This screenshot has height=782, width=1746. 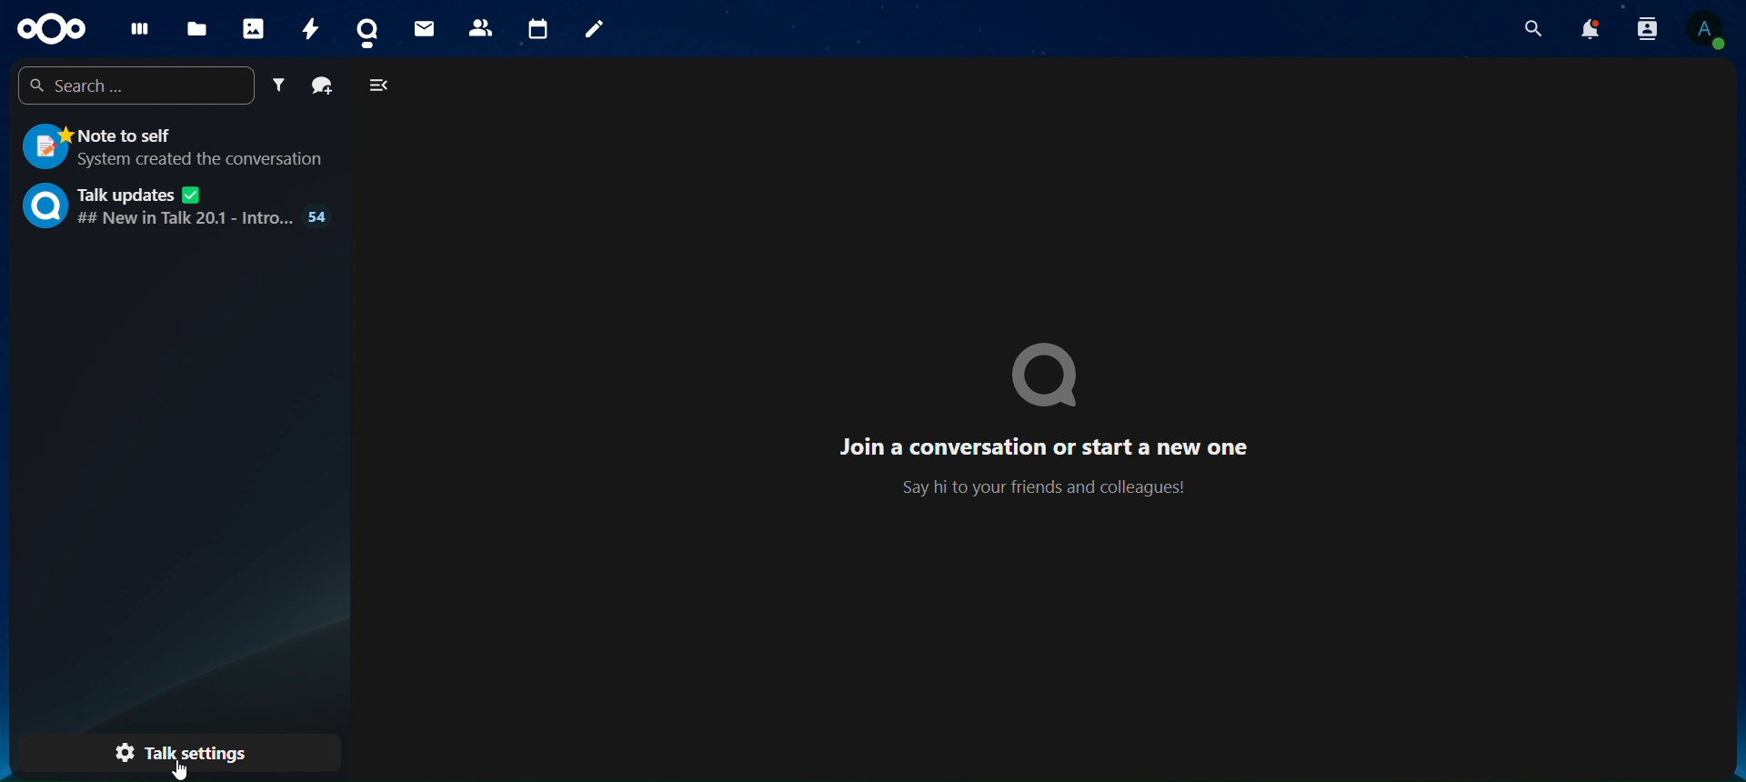 I want to click on text, so click(x=1051, y=466).